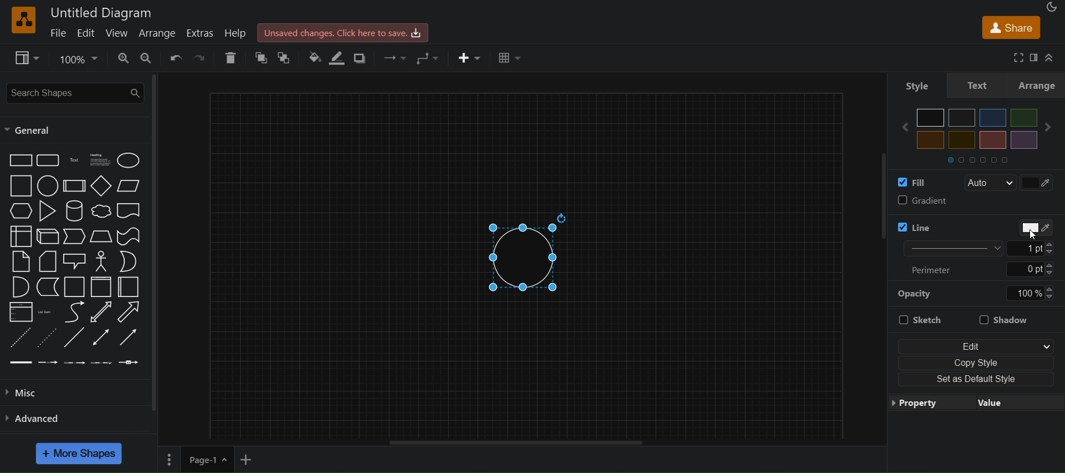 The image size is (1065, 473). Describe the element at coordinates (1030, 293) in the screenshot. I see `100%` at that location.